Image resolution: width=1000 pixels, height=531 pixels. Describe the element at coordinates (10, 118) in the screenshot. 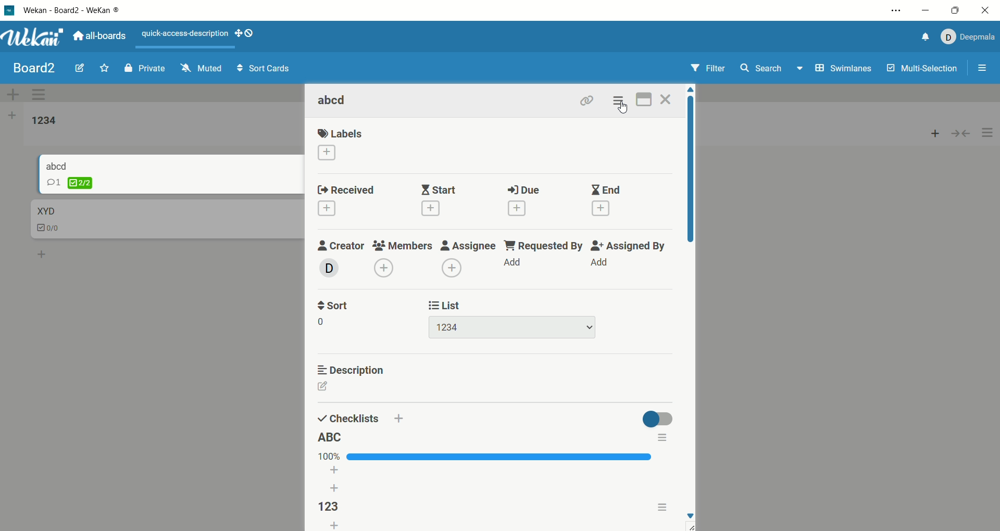

I see `add list` at that location.